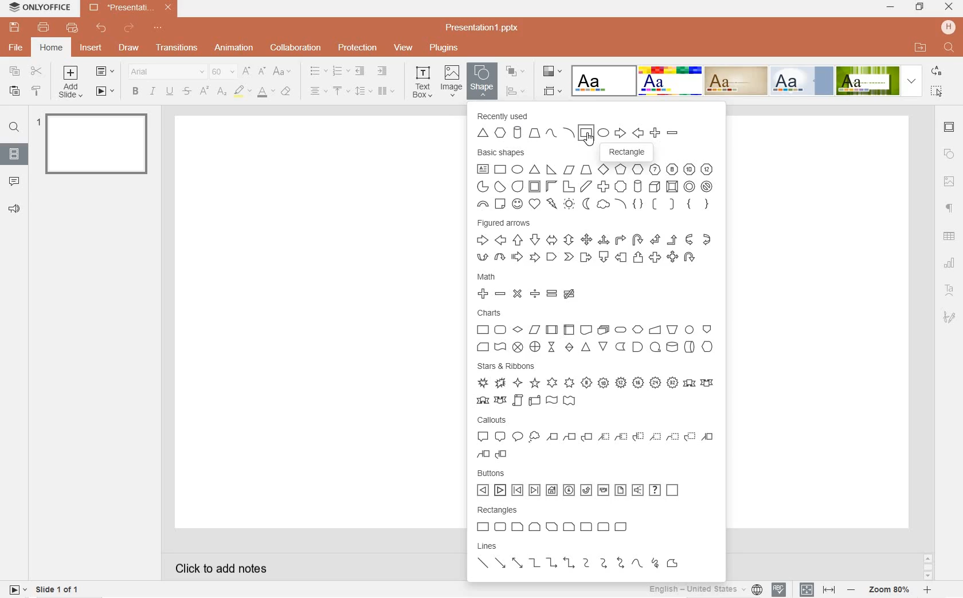 The image size is (963, 598). Describe the element at coordinates (534, 240) in the screenshot. I see `Down Arrow` at that location.